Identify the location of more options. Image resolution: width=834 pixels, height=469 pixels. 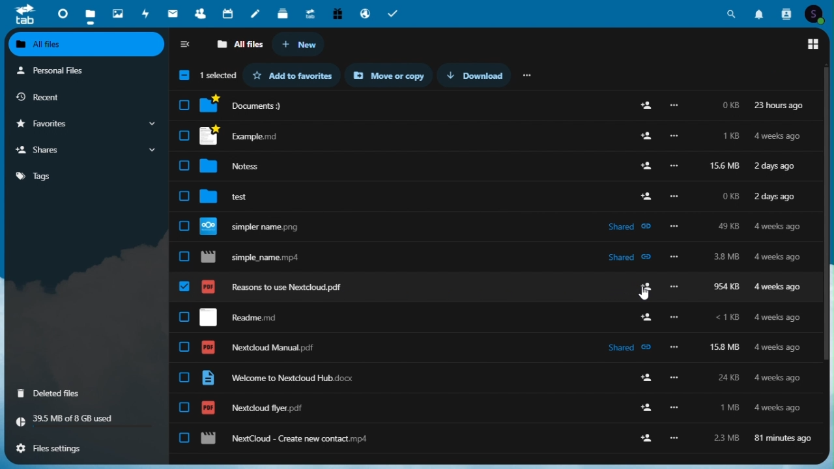
(674, 137).